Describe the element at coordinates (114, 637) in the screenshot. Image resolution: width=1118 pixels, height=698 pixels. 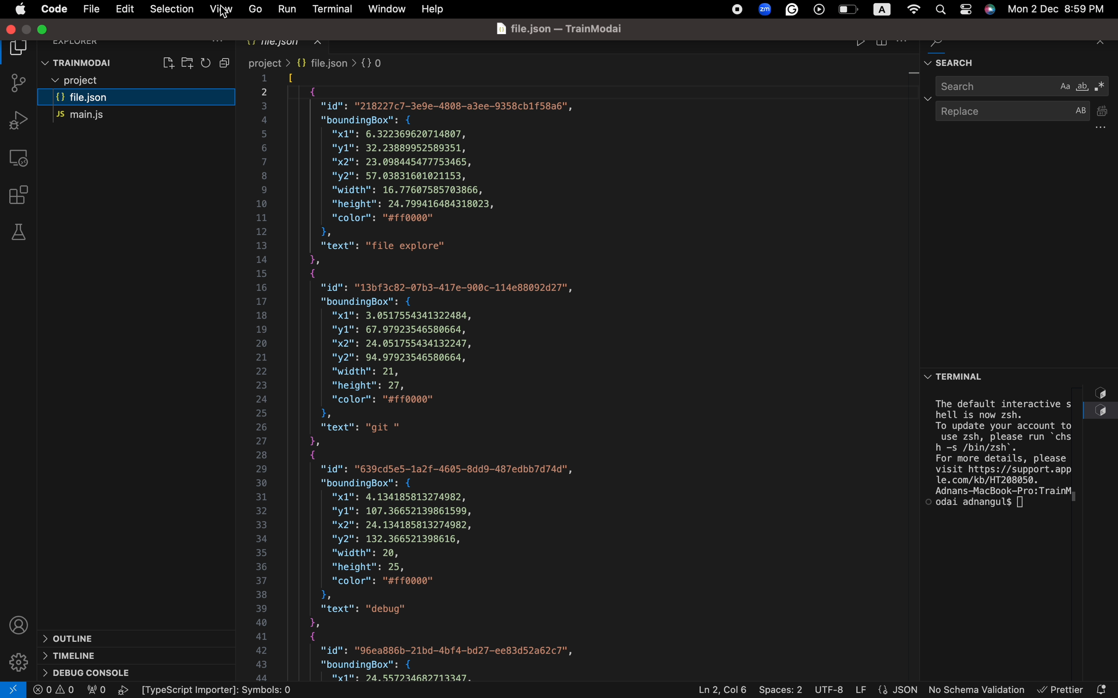
I see `outline` at that location.